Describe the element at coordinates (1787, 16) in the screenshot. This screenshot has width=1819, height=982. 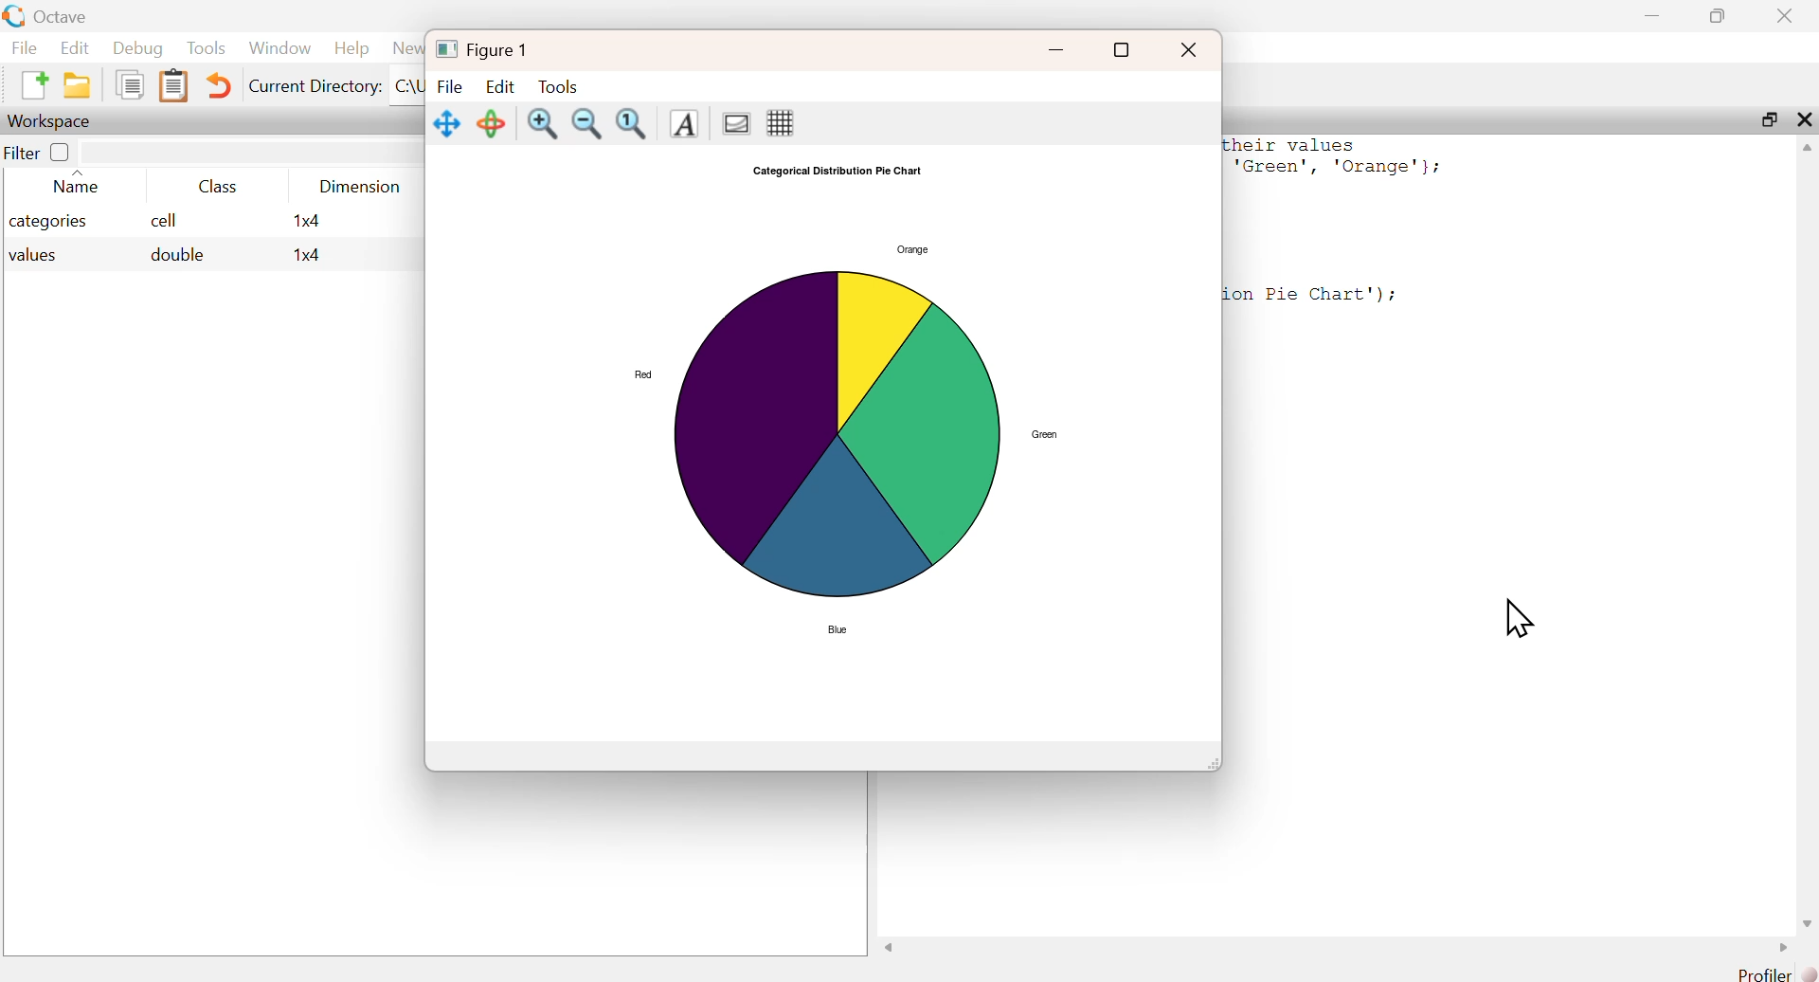
I see `close` at that location.